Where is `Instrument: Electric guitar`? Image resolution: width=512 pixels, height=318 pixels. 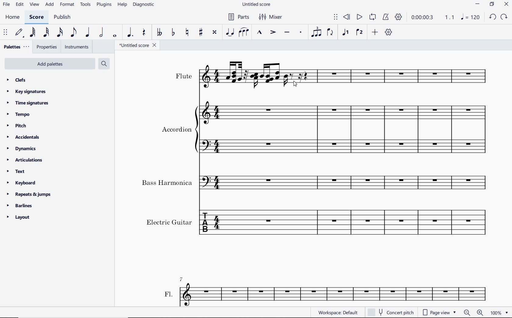
Instrument: Electric guitar is located at coordinates (346, 224).